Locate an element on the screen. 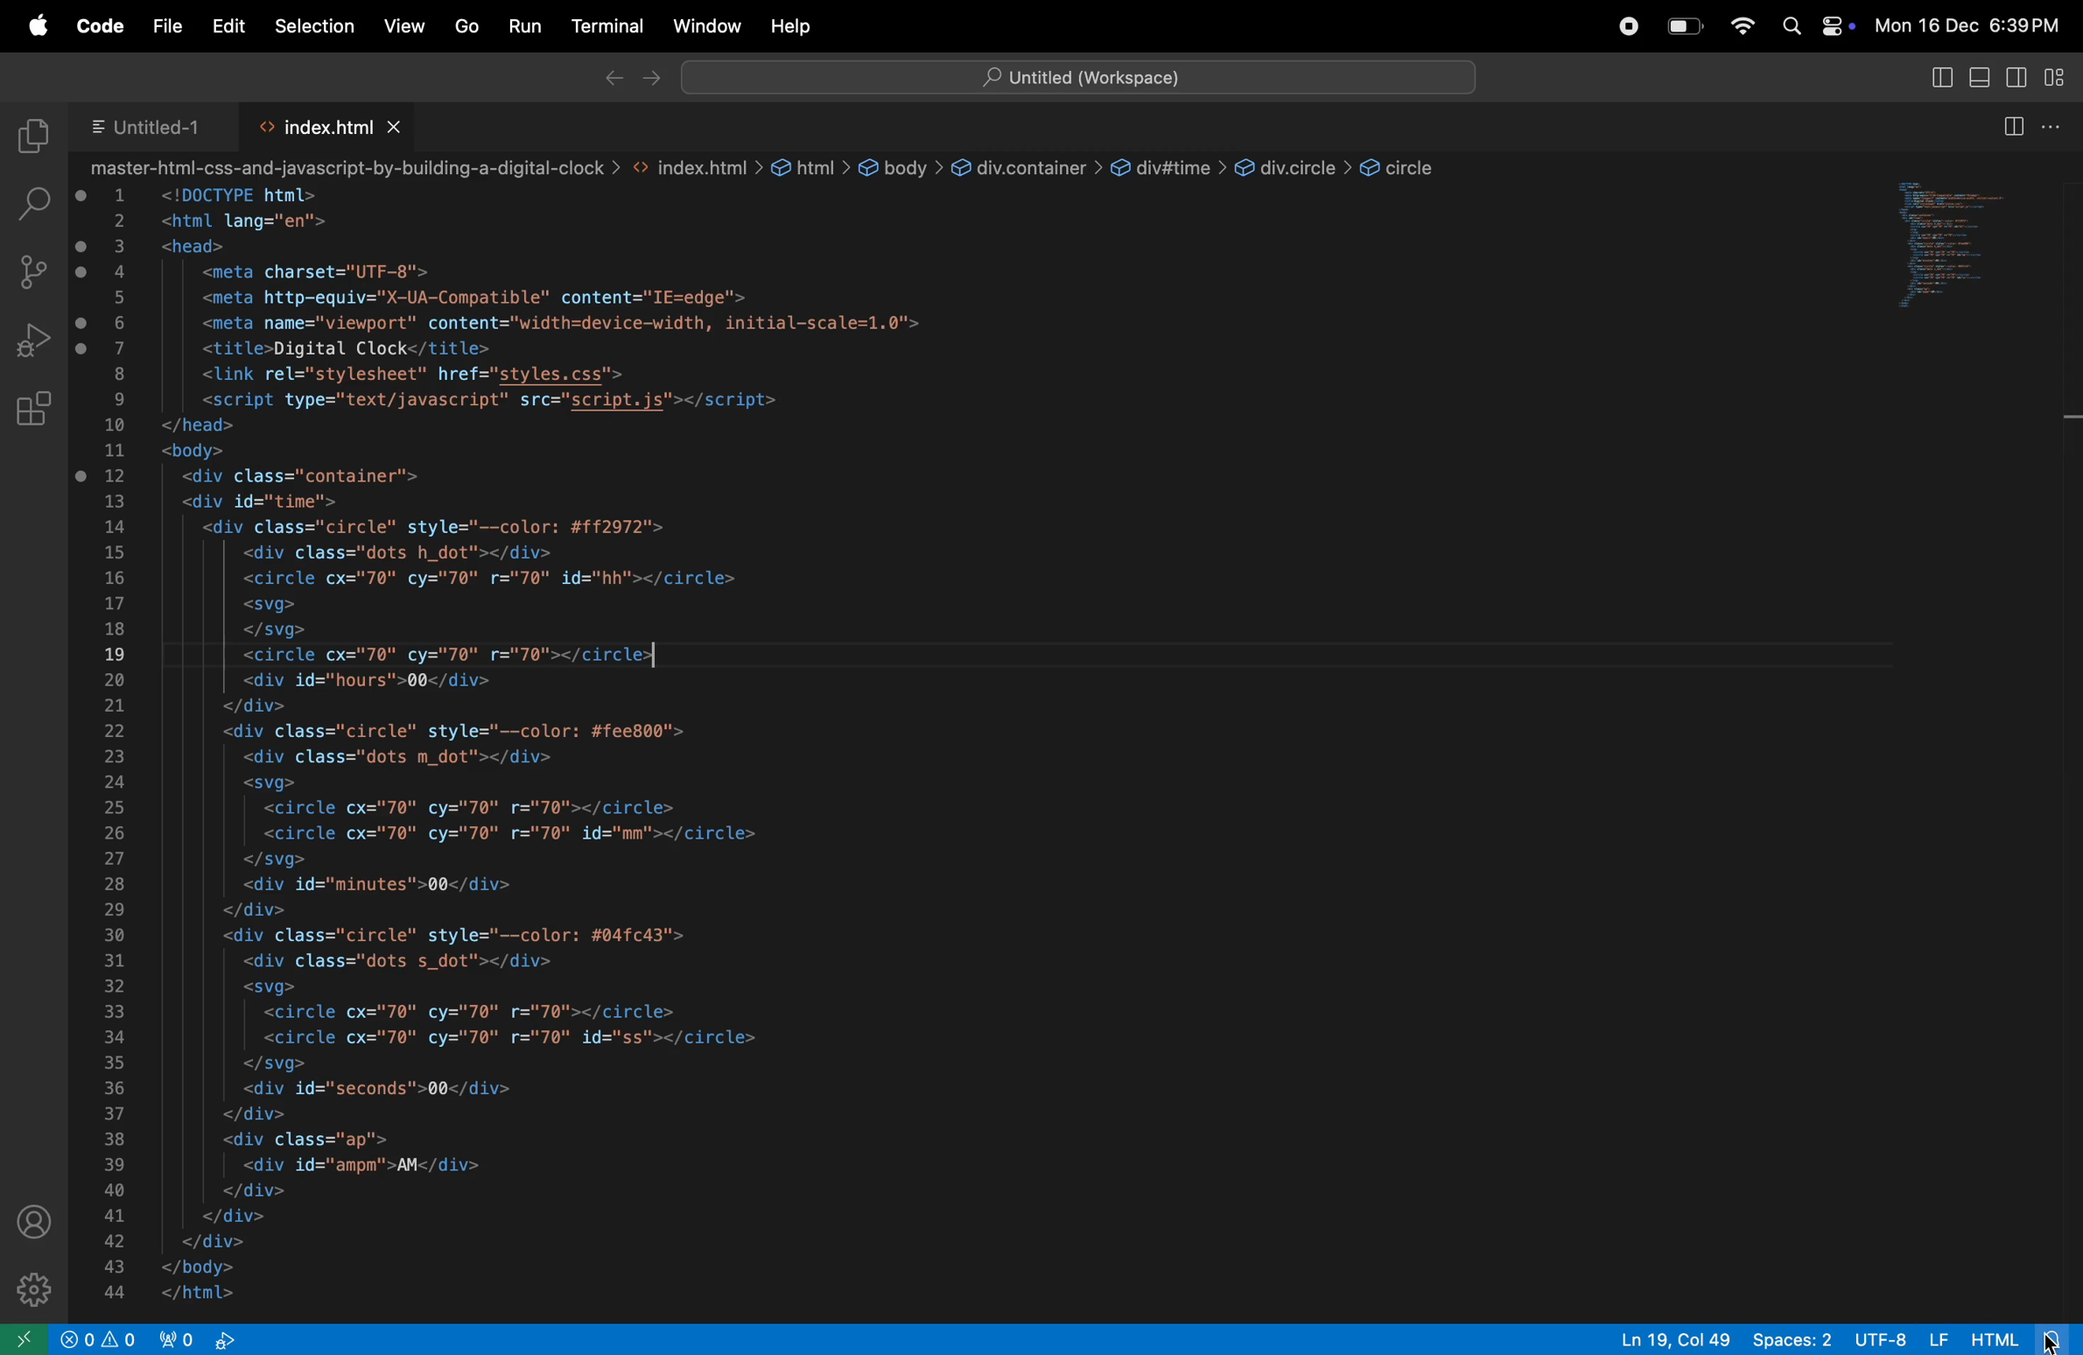 This screenshot has width=2083, height=1355. index.html is located at coordinates (331, 124).